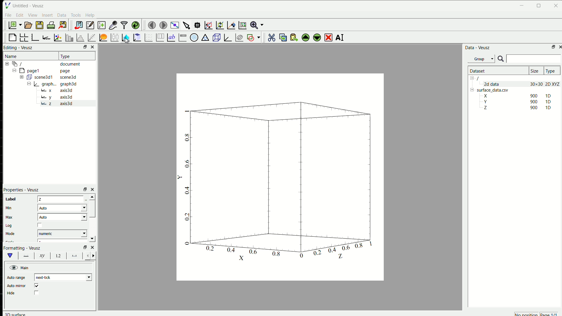 The width and height of the screenshot is (562, 316). I want to click on plot bar charts , so click(70, 37).